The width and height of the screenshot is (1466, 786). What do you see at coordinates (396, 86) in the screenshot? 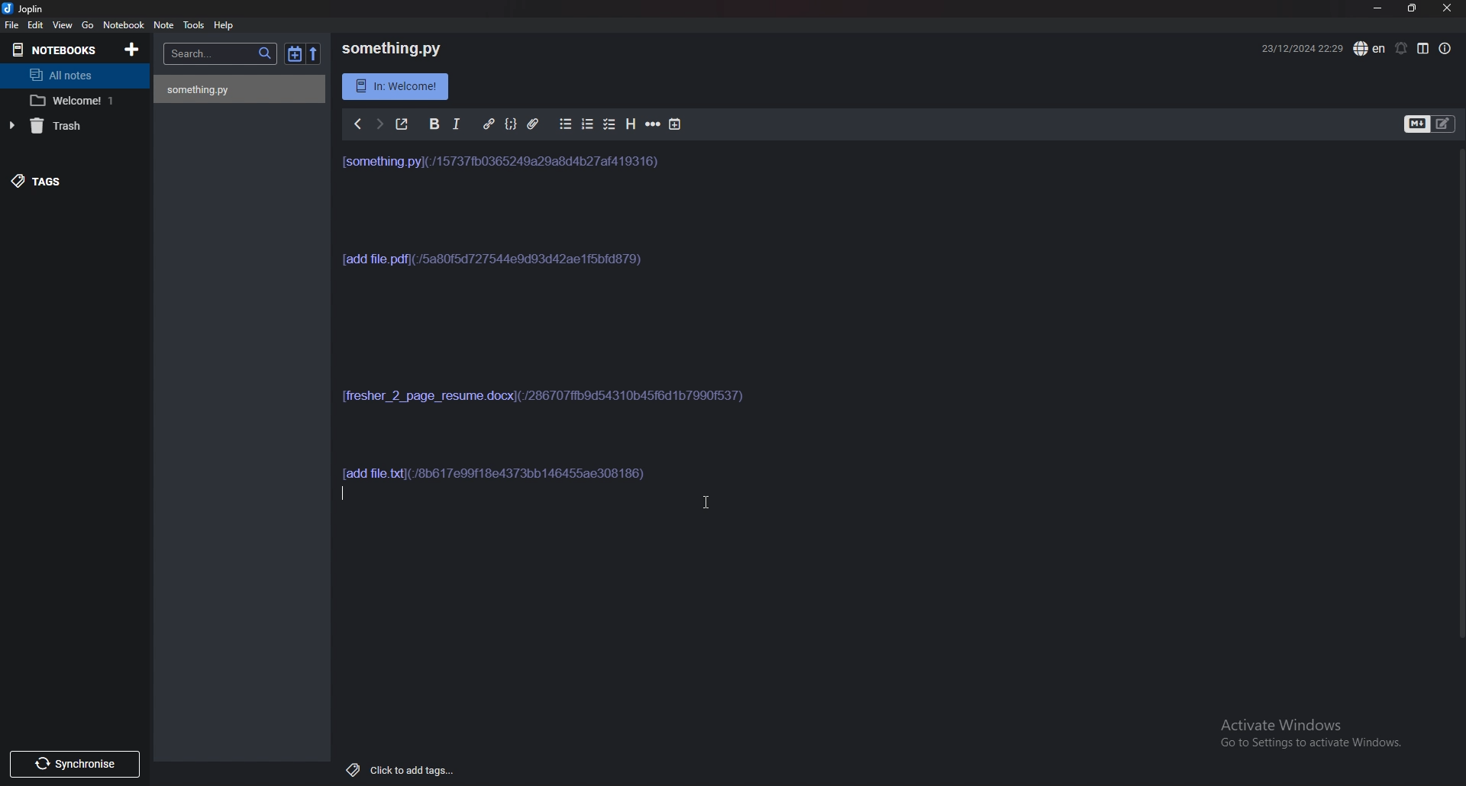
I see `` at bounding box center [396, 86].